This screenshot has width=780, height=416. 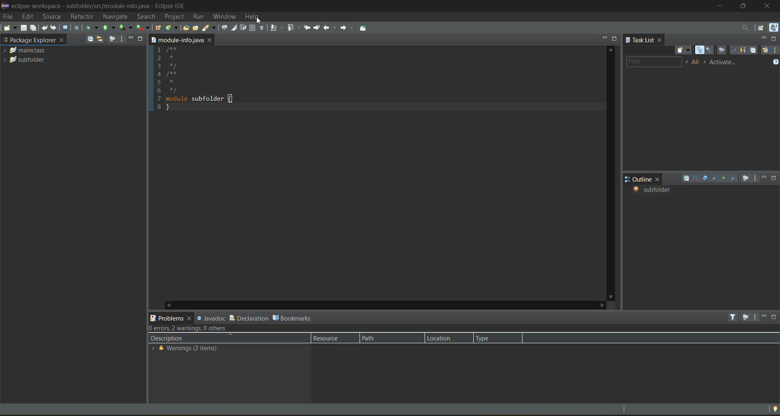 I want to click on skip all breakpoints, so click(x=78, y=28).